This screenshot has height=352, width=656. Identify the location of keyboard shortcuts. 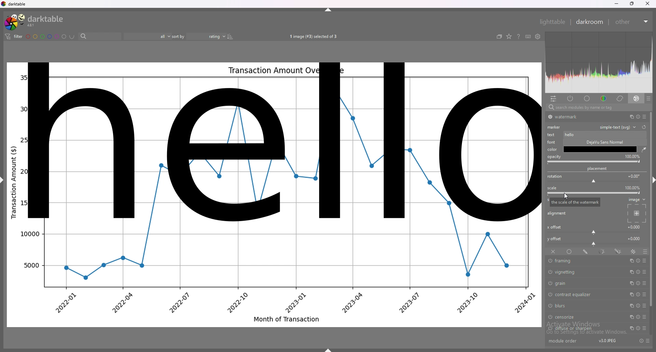
(528, 36).